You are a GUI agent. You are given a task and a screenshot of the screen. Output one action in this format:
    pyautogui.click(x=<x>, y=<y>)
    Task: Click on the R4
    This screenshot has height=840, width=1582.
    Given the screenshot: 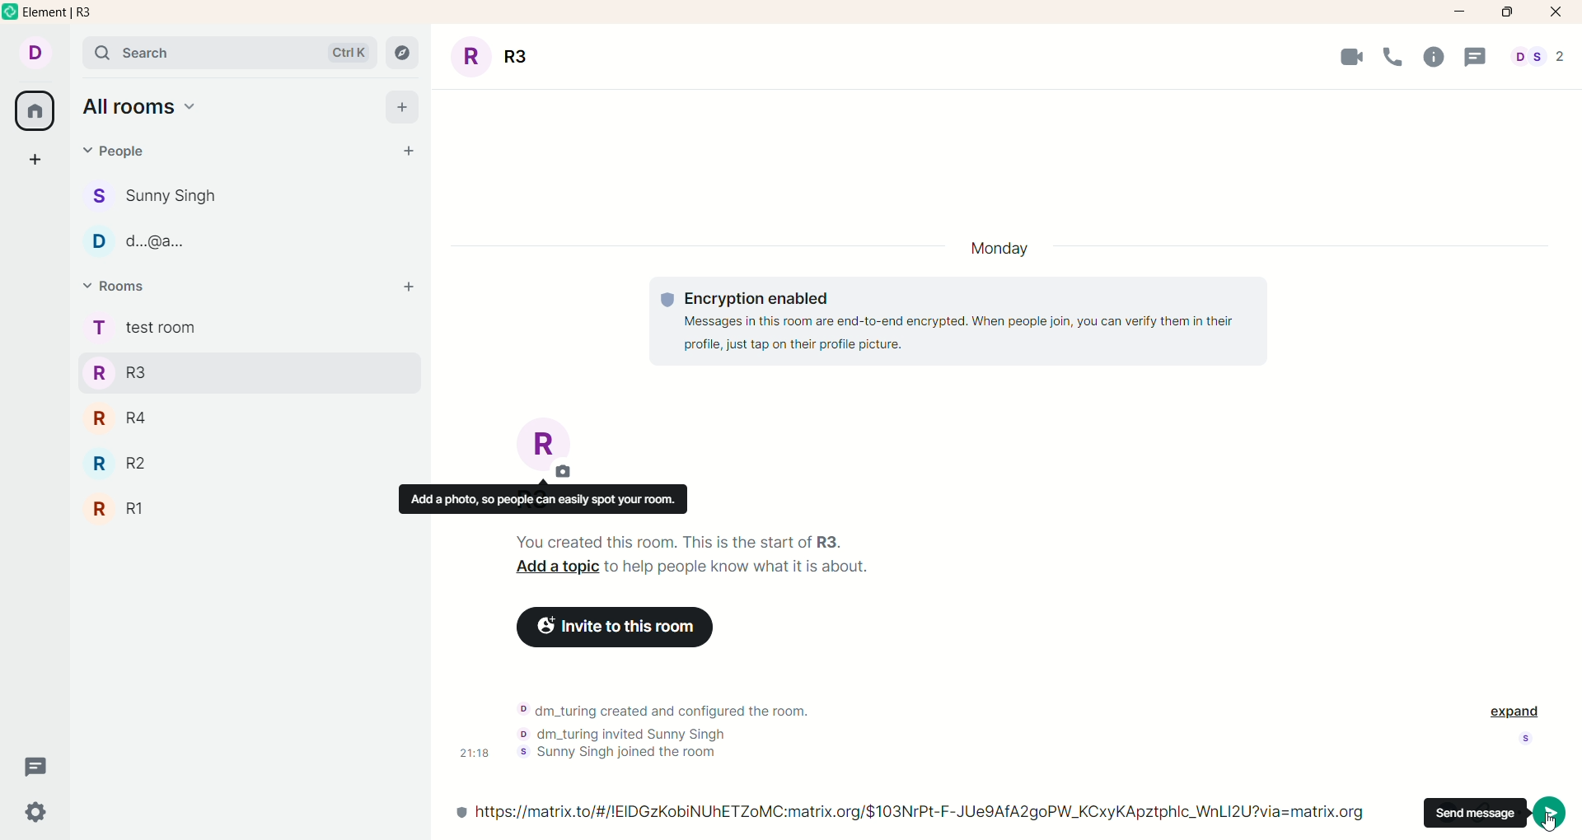 What is the action you would take?
    pyautogui.click(x=124, y=422)
    